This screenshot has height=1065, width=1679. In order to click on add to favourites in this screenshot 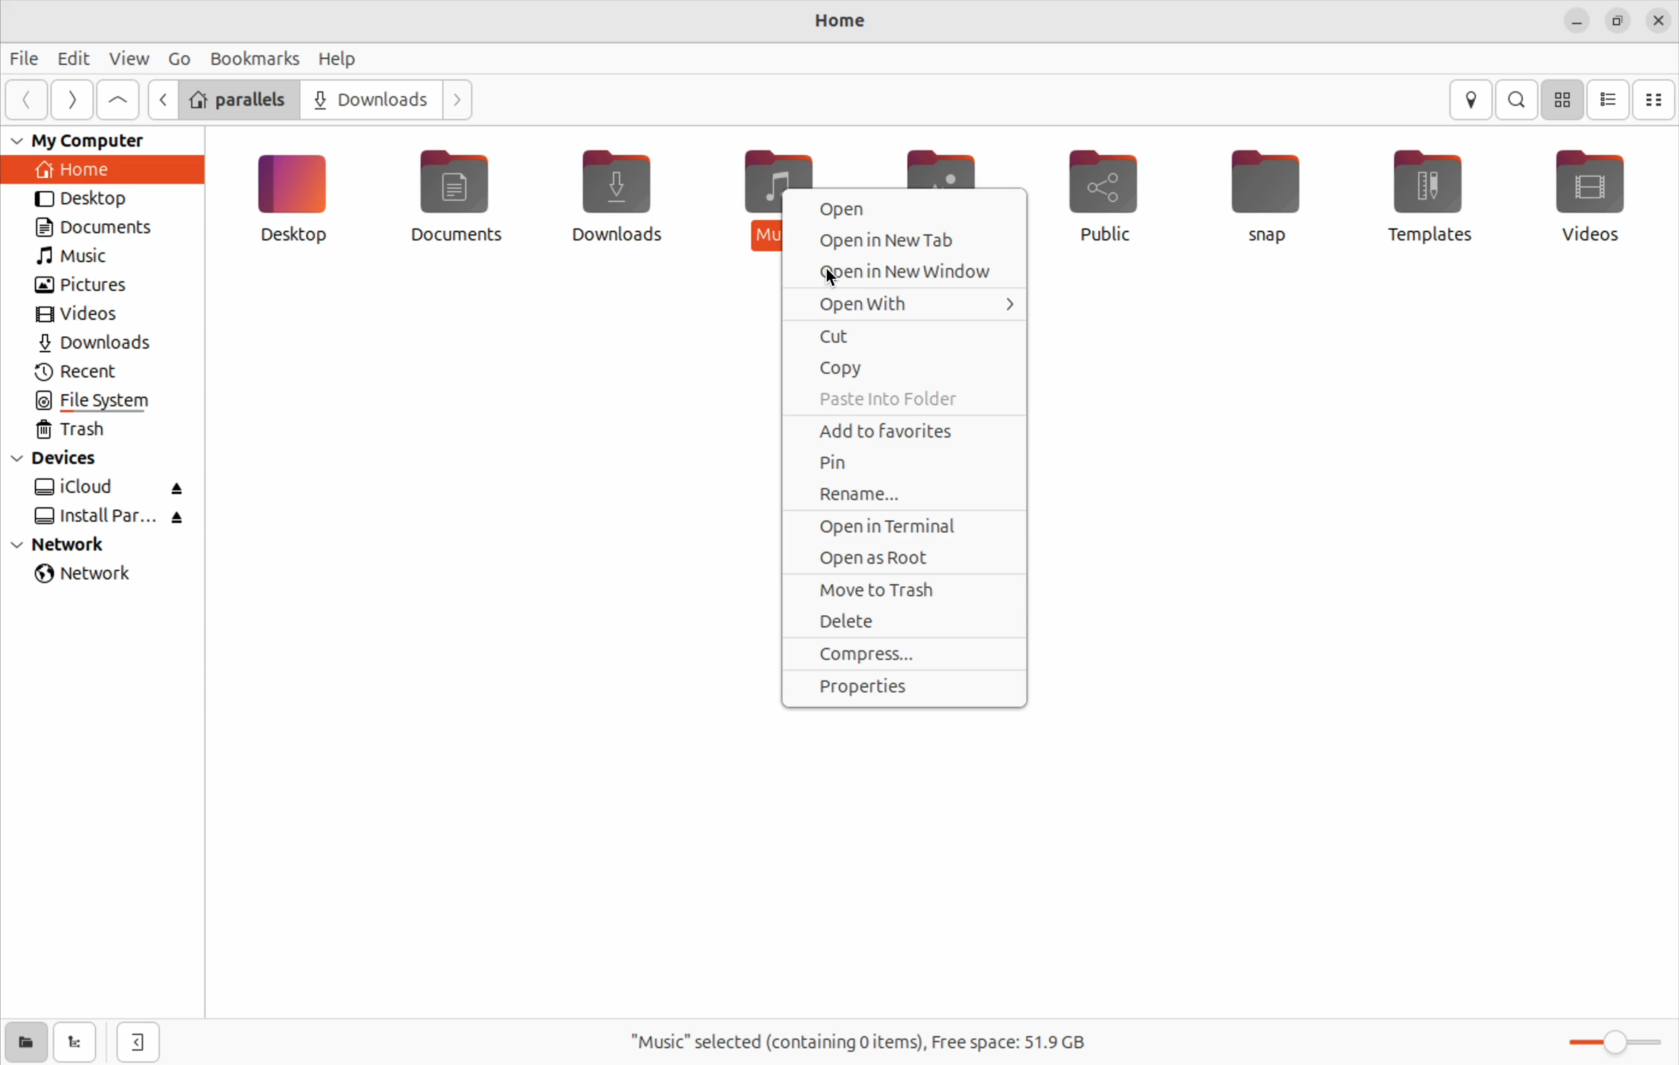, I will do `click(899, 430)`.